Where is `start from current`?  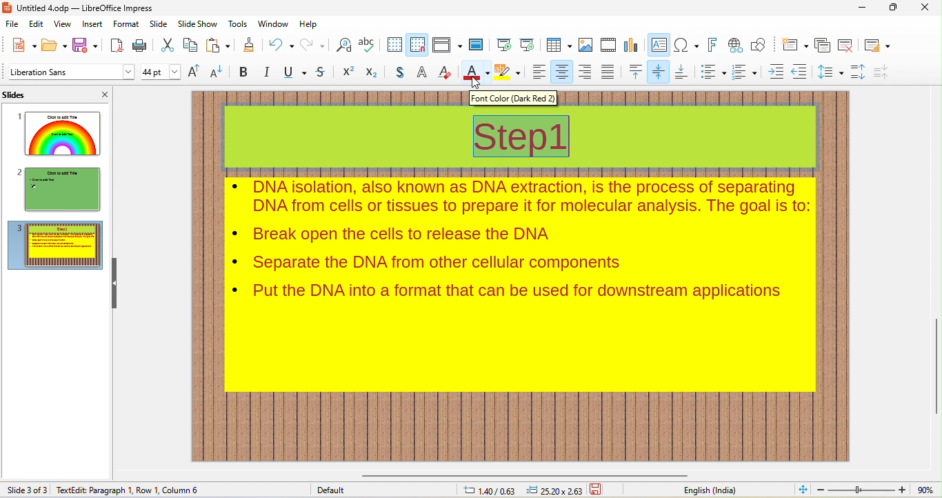 start from current is located at coordinates (527, 43).